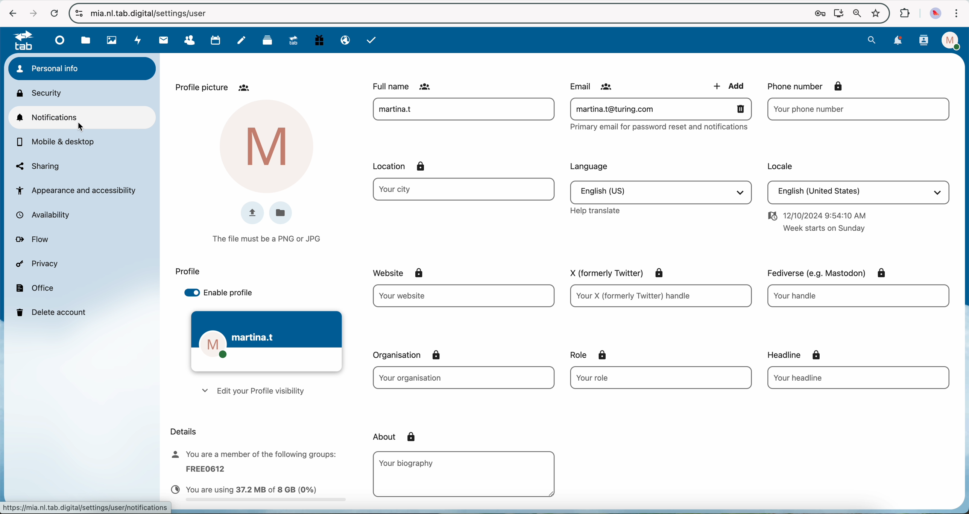 This screenshot has height=514, width=969. What do you see at coordinates (899, 41) in the screenshot?
I see `notifications` at bounding box center [899, 41].